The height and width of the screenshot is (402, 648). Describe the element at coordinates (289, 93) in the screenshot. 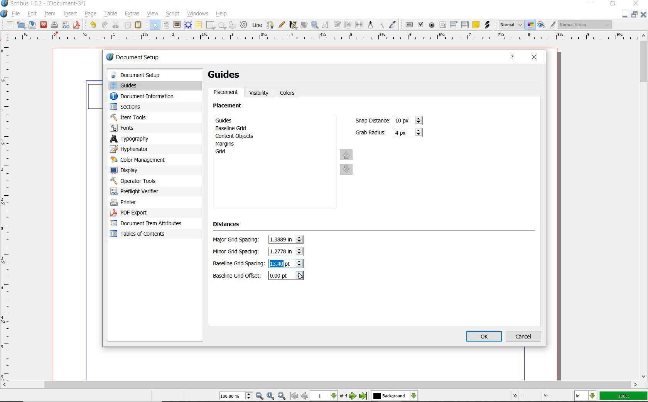

I see `colors` at that location.